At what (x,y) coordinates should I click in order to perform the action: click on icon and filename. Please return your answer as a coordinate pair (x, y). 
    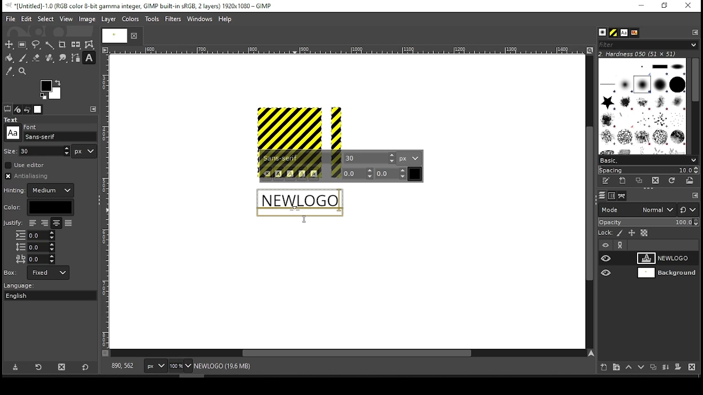
    Looking at the image, I should click on (138, 5).